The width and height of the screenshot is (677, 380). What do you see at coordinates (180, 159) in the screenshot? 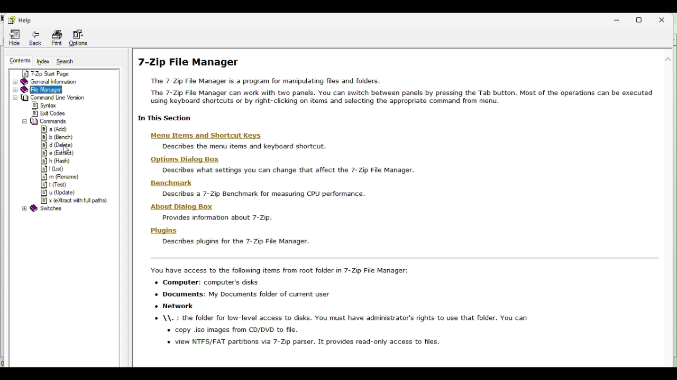
I see `Hons Dia` at bounding box center [180, 159].